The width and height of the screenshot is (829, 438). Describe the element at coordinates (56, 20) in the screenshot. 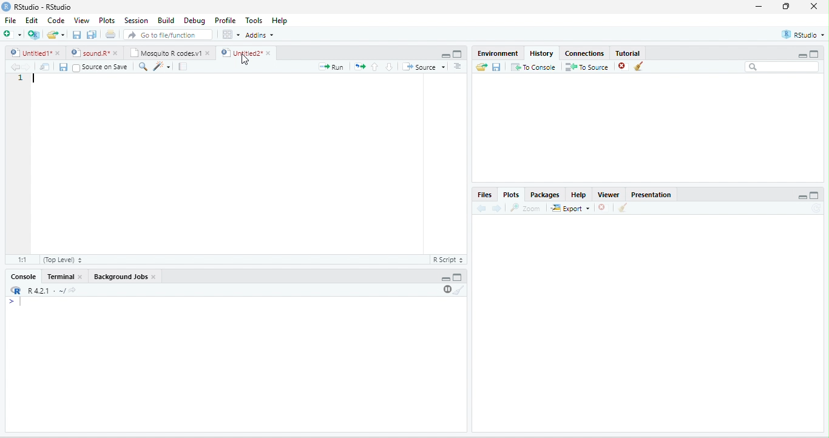

I see `Code` at that location.